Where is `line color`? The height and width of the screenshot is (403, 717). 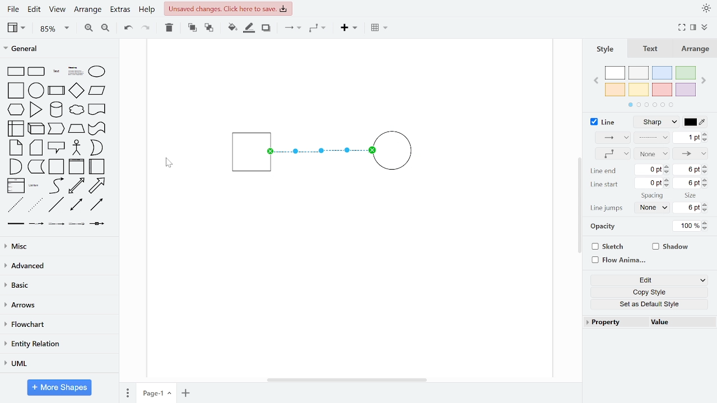
line color is located at coordinates (695, 122).